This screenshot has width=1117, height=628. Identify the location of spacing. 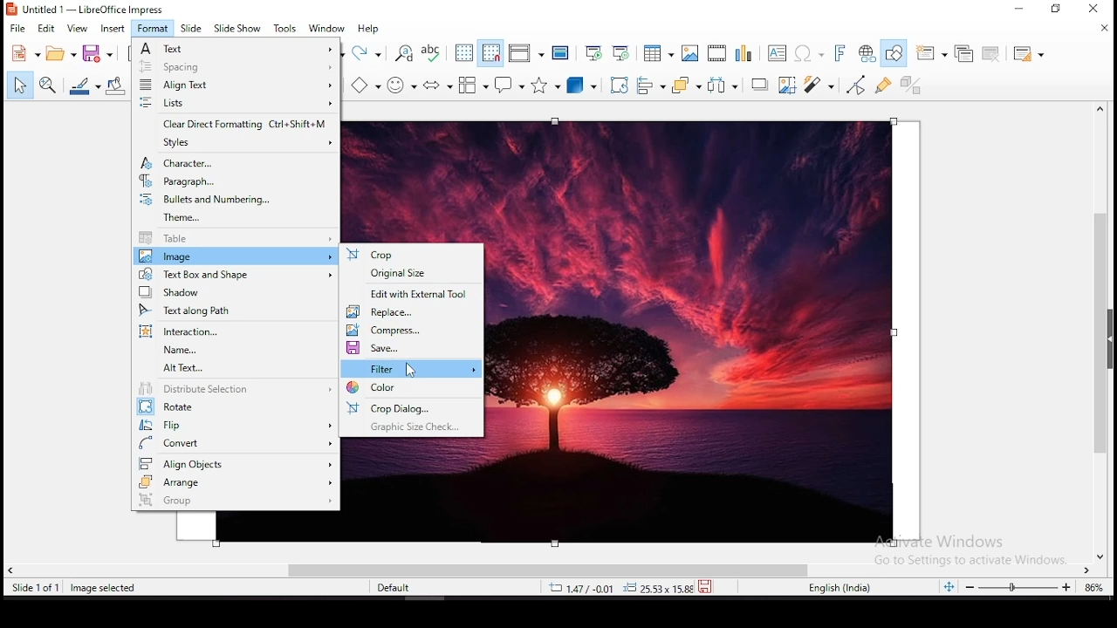
(236, 67).